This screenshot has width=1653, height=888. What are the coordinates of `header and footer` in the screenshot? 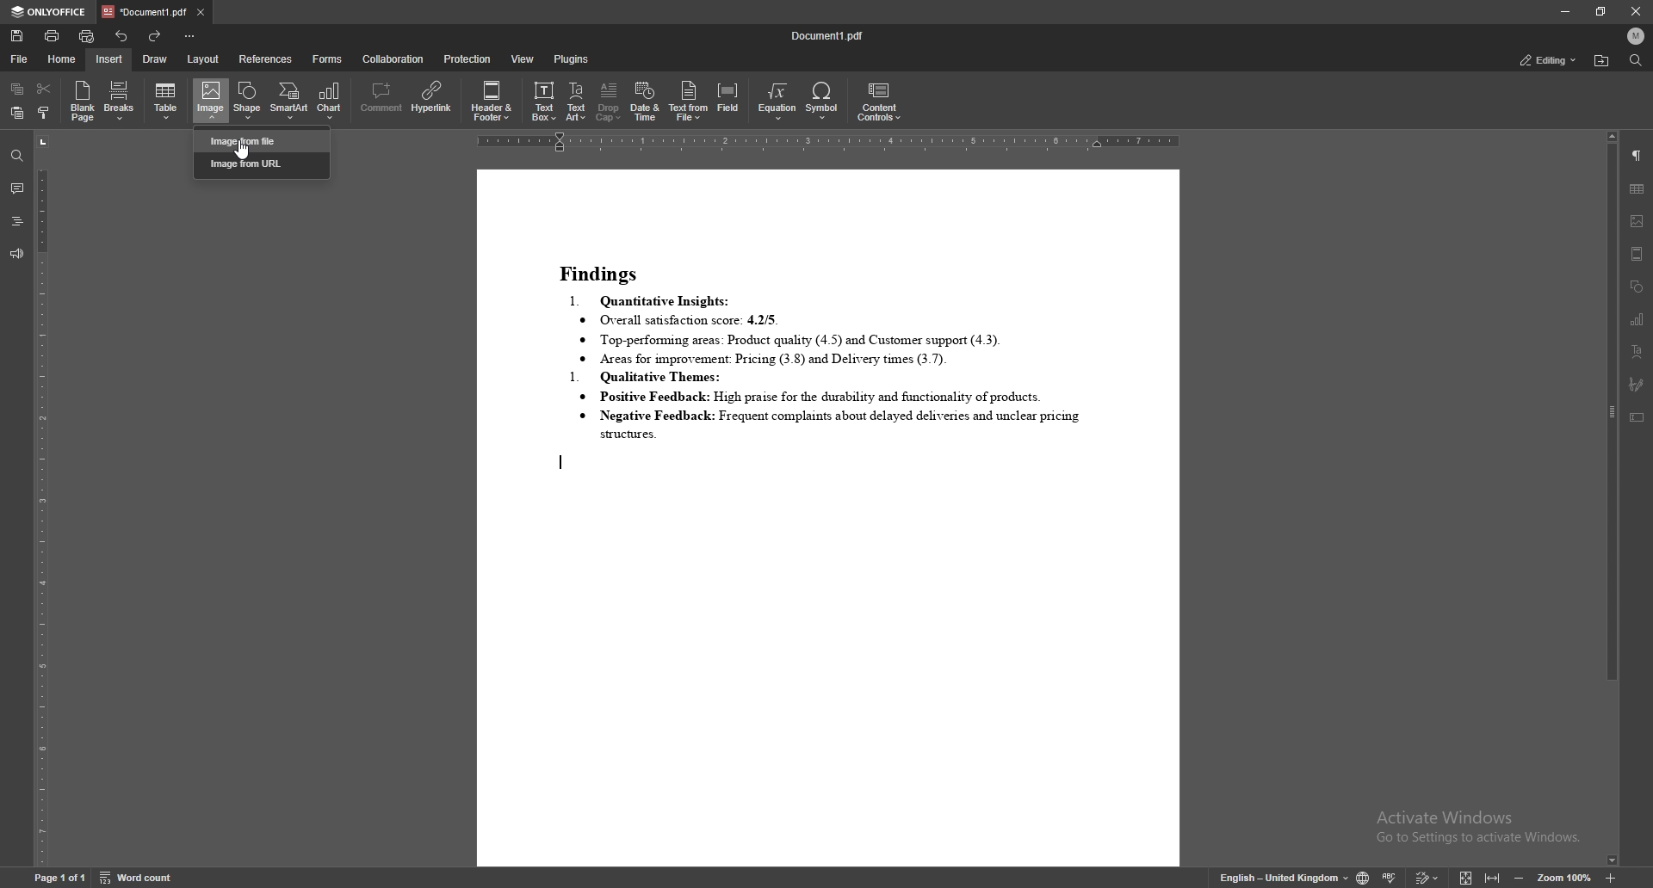 It's located at (492, 102).